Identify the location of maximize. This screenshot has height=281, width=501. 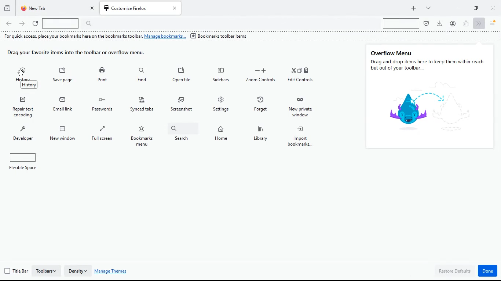
(475, 8).